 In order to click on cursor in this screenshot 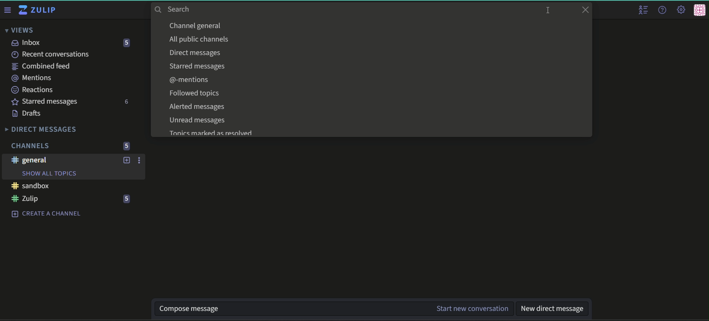, I will do `click(548, 10)`.